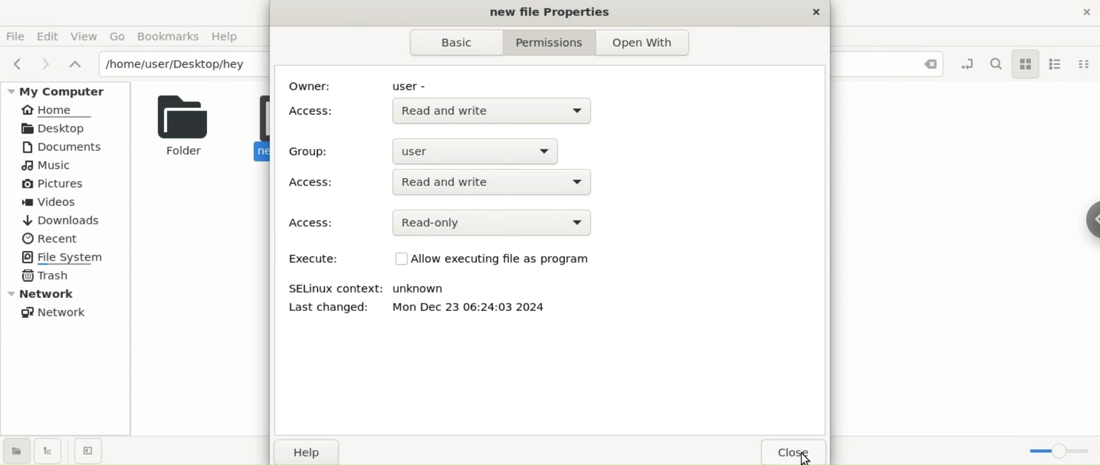 This screenshot has height=465, width=1100. I want to click on toggle location entry, so click(968, 62).